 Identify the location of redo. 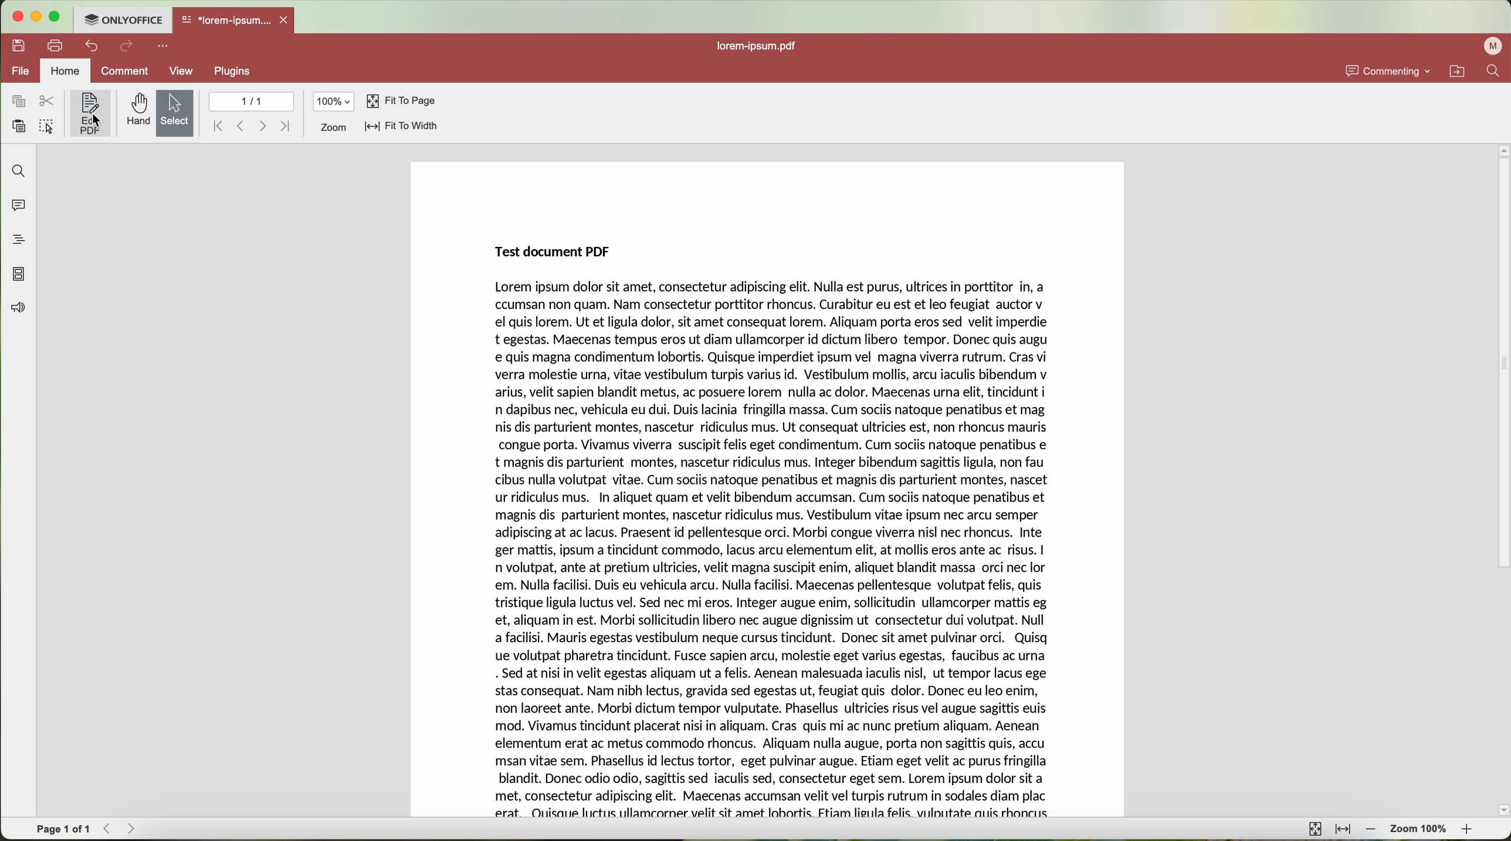
(127, 47).